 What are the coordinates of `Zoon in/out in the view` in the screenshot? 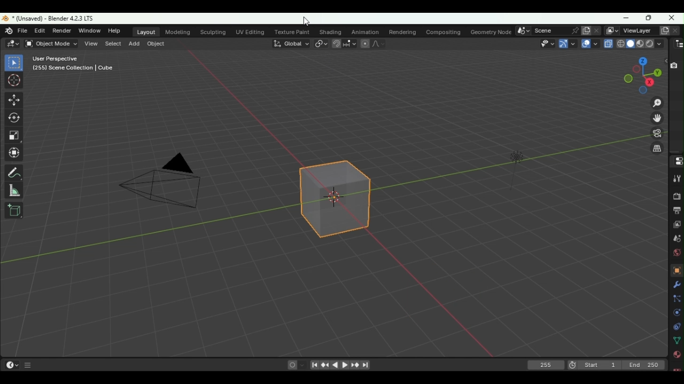 It's located at (655, 103).